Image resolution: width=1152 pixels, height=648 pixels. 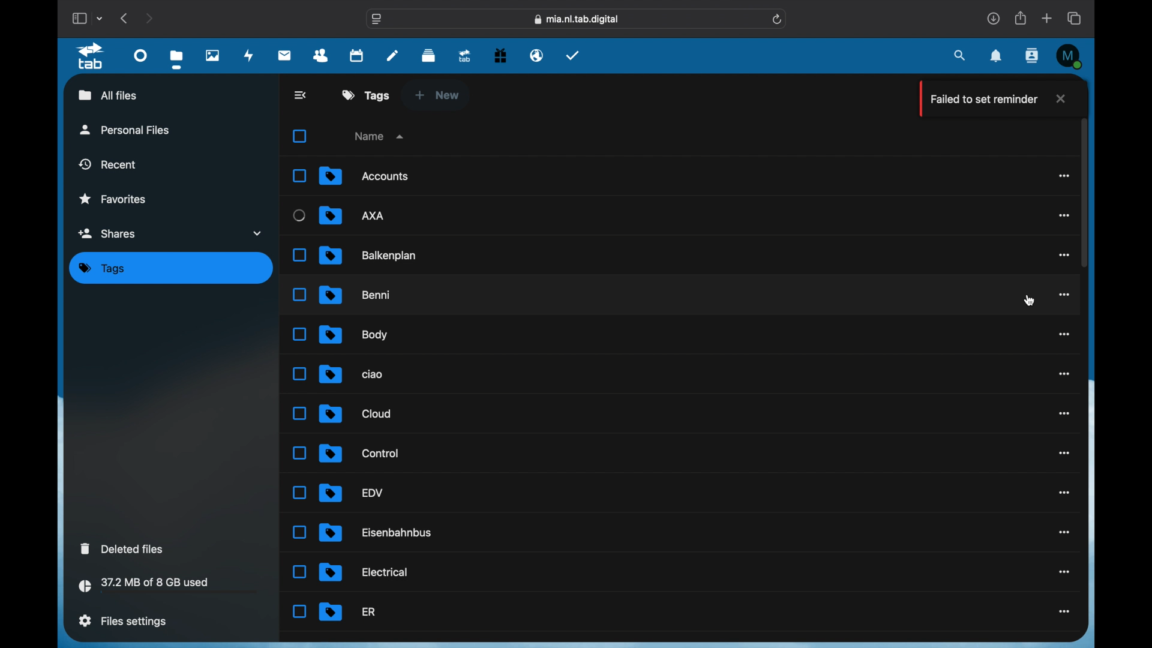 What do you see at coordinates (301, 95) in the screenshot?
I see `back` at bounding box center [301, 95].